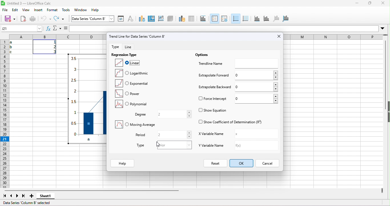  What do you see at coordinates (139, 146) in the screenshot?
I see `type` at bounding box center [139, 146].